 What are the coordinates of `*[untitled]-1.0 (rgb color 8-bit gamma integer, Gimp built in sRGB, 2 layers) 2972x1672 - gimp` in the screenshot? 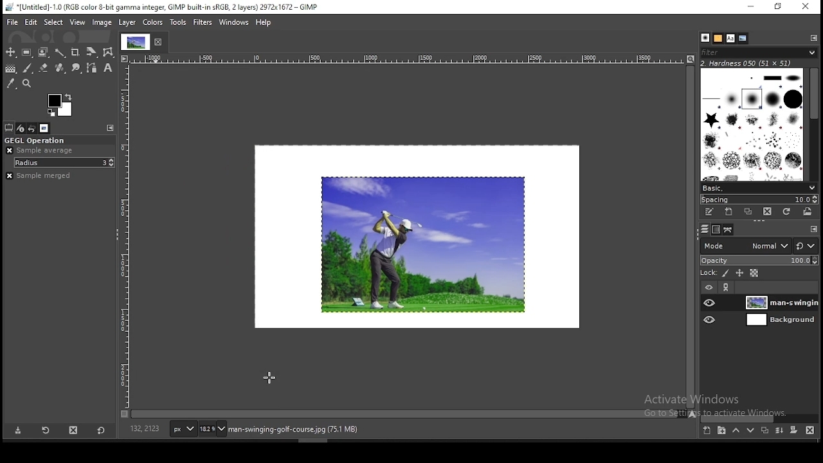 It's located at (162, 8).